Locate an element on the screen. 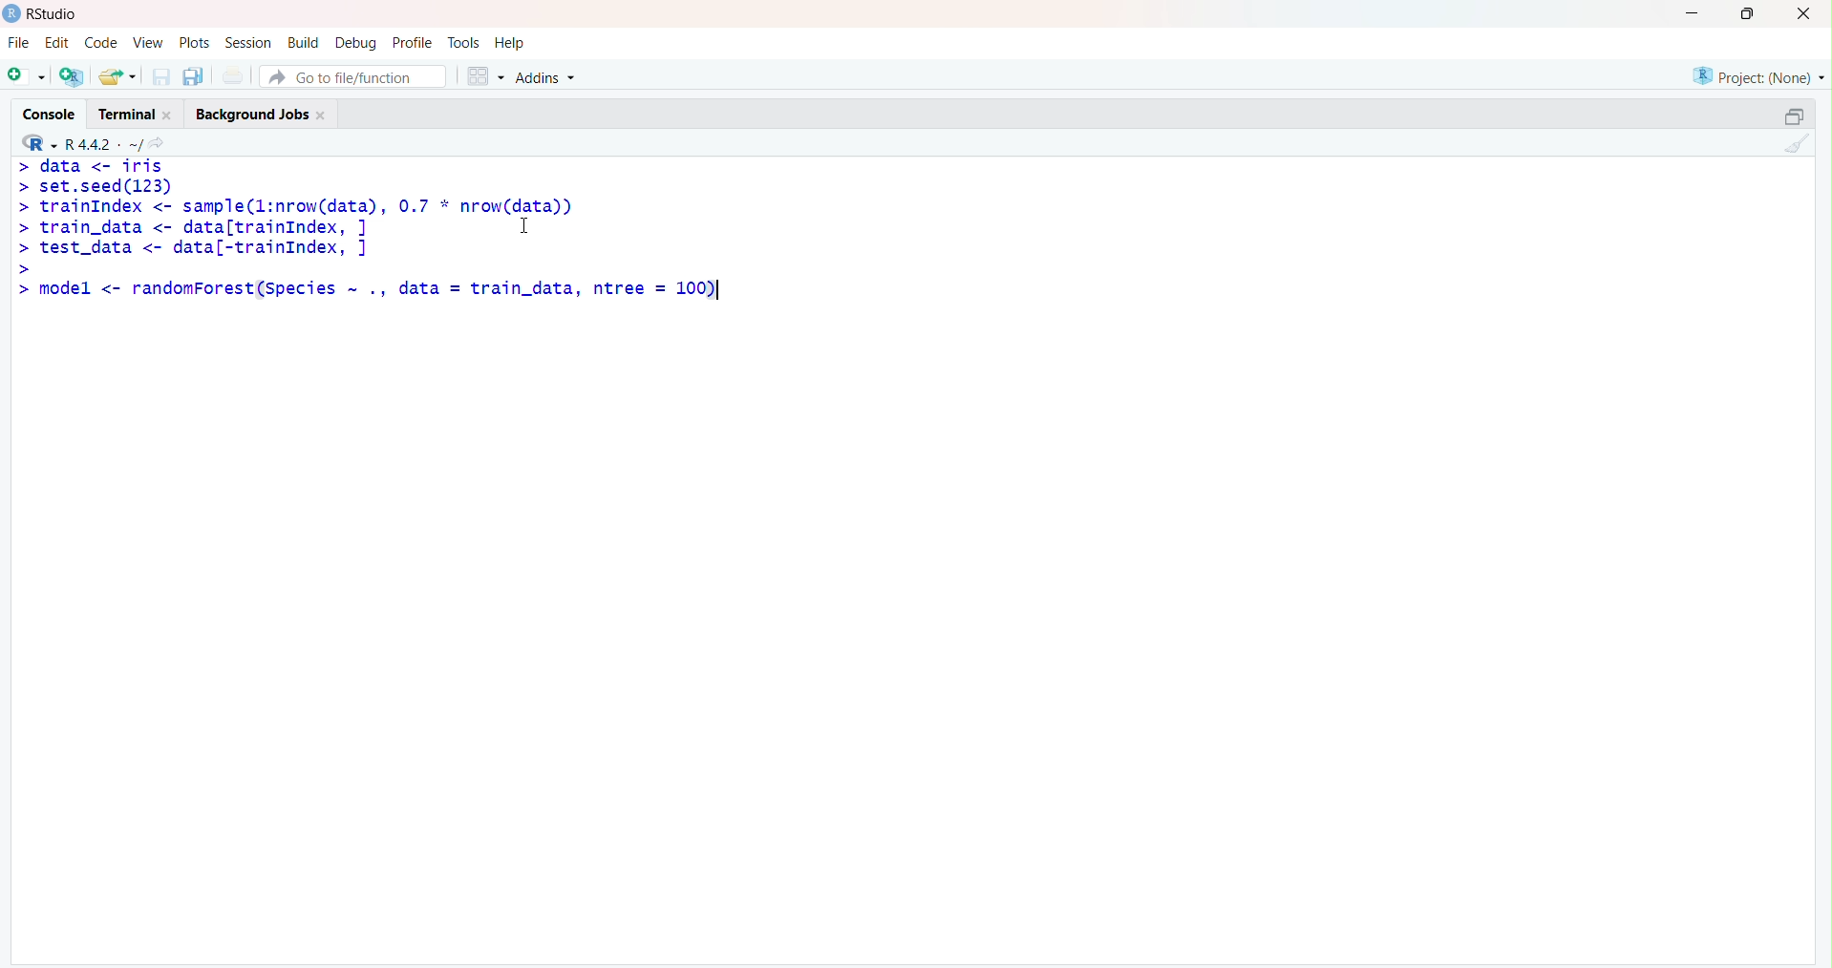 The height and width of the screenshot is (968, 1832). Plots is located at coordinates (194, 42).